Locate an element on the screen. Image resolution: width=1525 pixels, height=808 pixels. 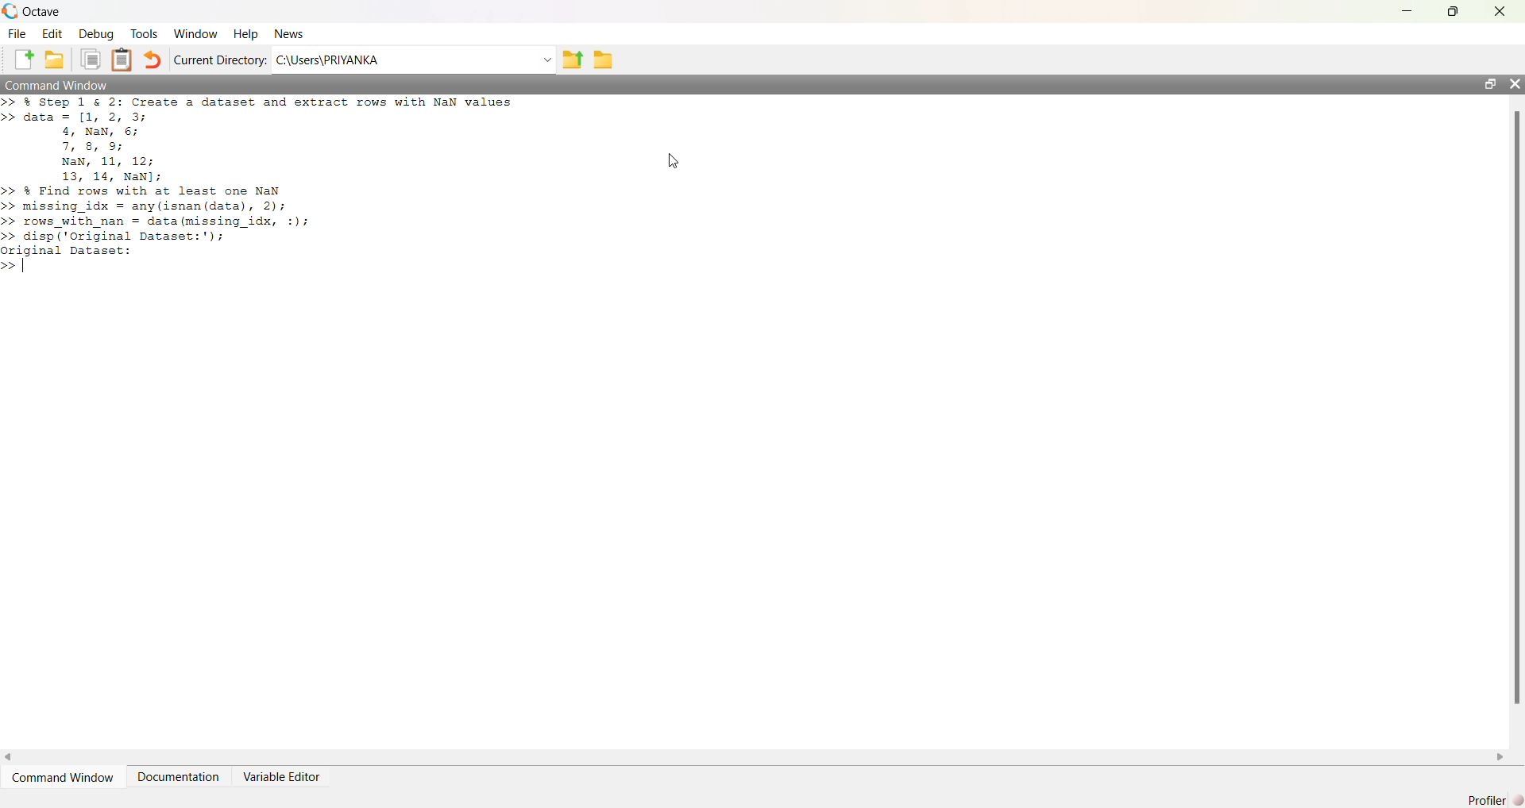
Undo is located at coordinates (151, 60).